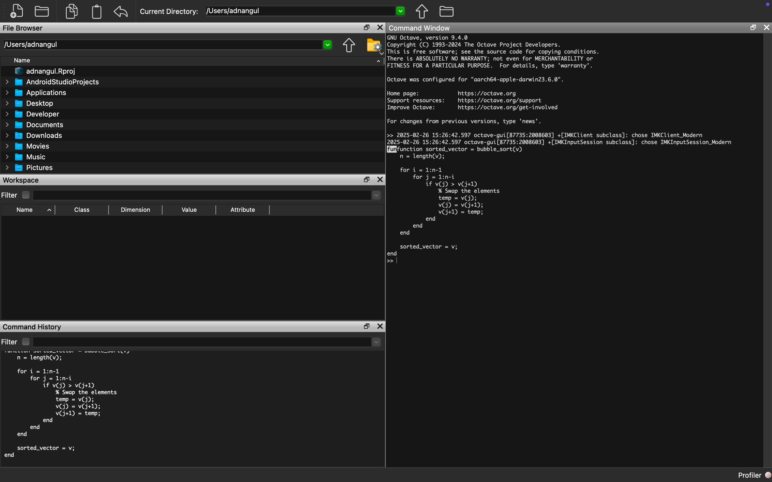 The width and height of the screenshot is (772, 482). I want to click on Octave was configured for "aarch64-apple-darwin23.6.0"., so click(476, 80).